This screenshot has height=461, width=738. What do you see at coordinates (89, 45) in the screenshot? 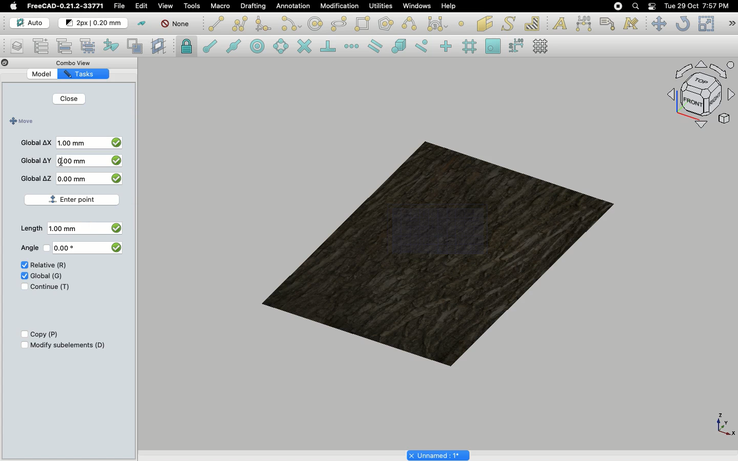
I see `Select group` at bounding box center [89, 45].